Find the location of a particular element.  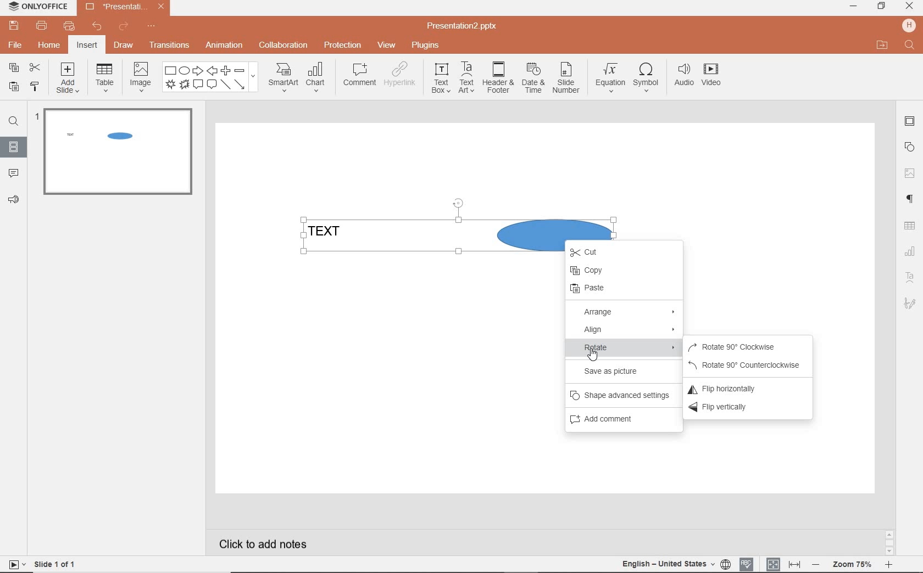

TEXT & SHAPE GROUPED is located at coordinates (101, 136).